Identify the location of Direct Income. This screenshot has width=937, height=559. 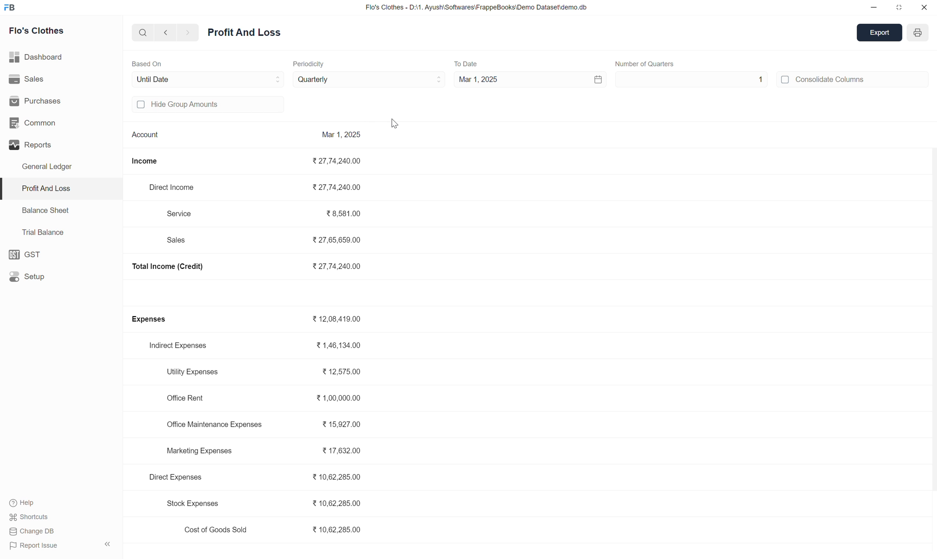
(174, 187).